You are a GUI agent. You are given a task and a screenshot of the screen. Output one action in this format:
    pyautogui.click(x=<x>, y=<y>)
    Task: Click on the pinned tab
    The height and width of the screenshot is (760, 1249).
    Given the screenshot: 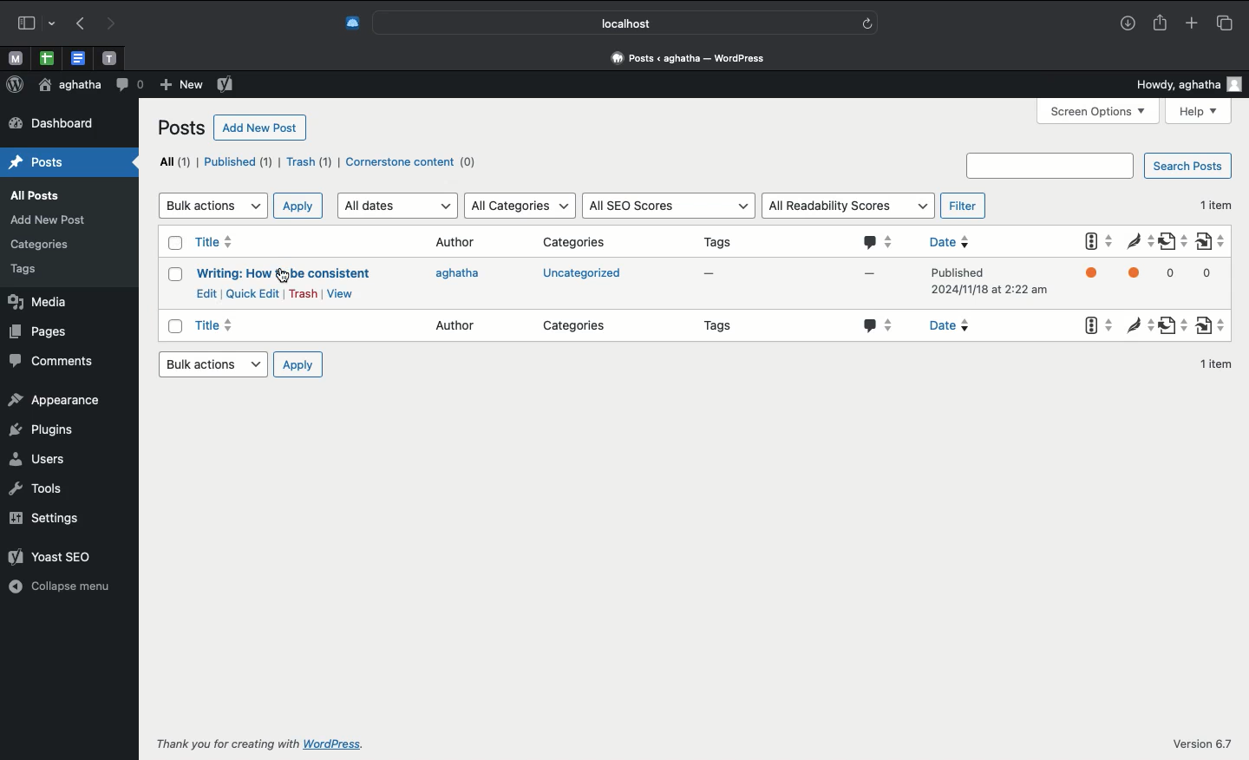 What is the action you would take?
    pyautogui.click(x=111, y=56)
    